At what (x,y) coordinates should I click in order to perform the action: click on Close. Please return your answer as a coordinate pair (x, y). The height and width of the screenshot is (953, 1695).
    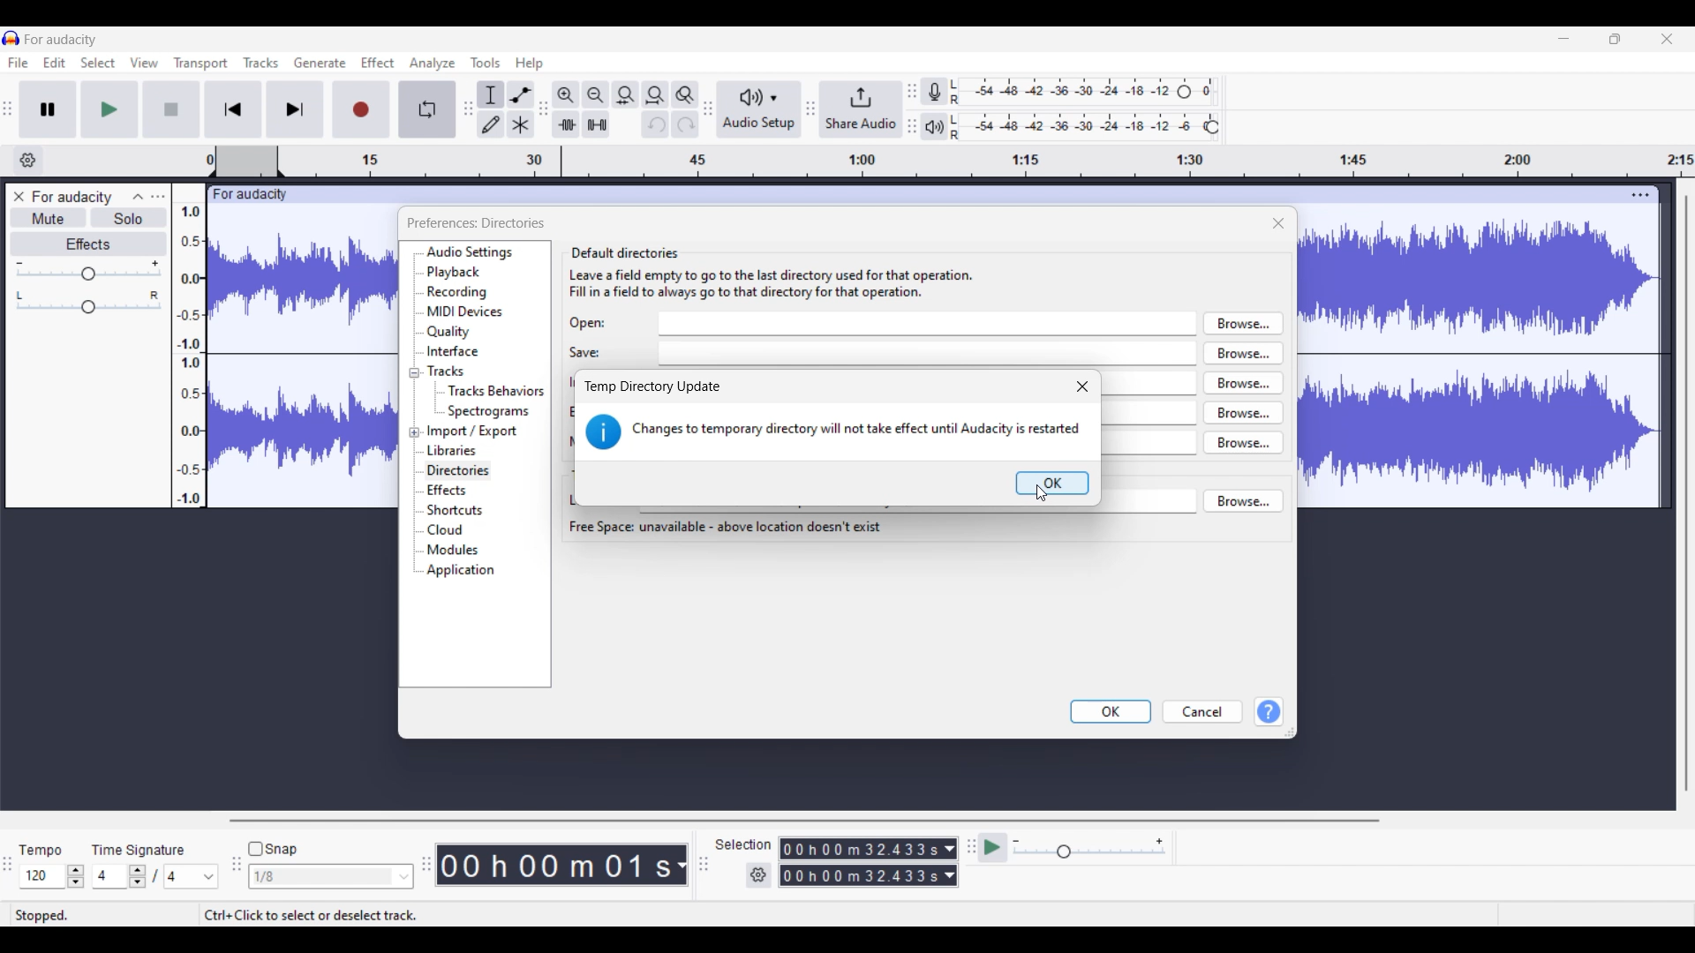
    Looking at the image, I should click on (1082, 386).